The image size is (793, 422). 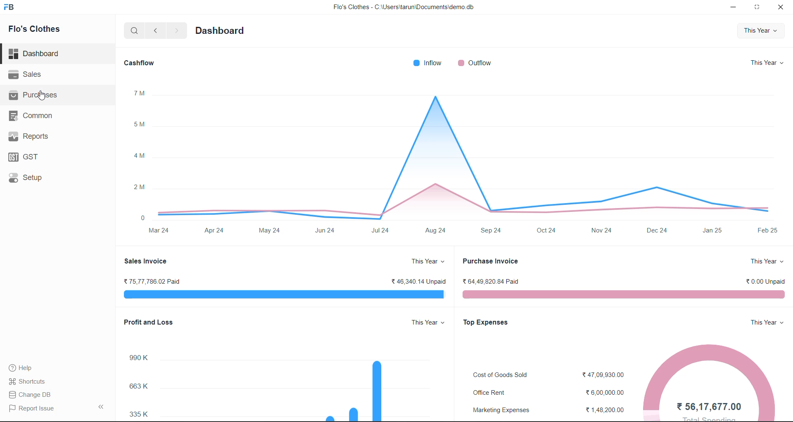 What do you see at coordinates (549, 410) in the screenshot?
I see `Marketing Expenses ₹1,48,200.00` at bounding box center [549, 410].